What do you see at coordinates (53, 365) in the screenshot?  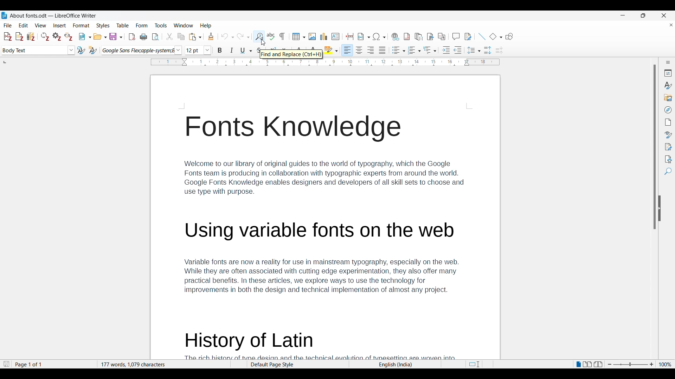 I see `Current page w.r.t. total number of pages` at bounding box center [53, 365].